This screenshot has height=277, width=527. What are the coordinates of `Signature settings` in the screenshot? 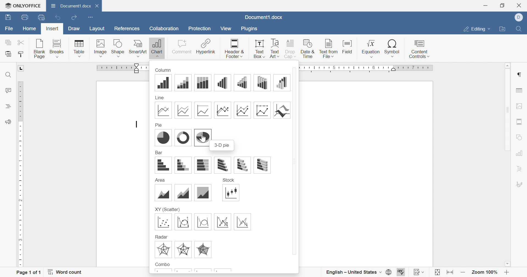 It's located at (521, 184).